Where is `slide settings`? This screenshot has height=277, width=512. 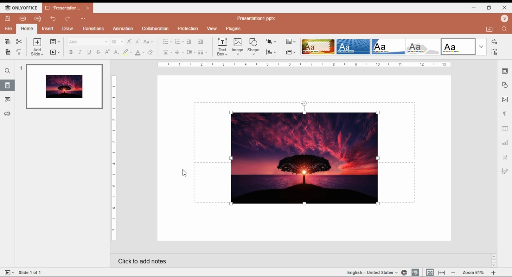 slide settings is located at coordinates (506, 71).